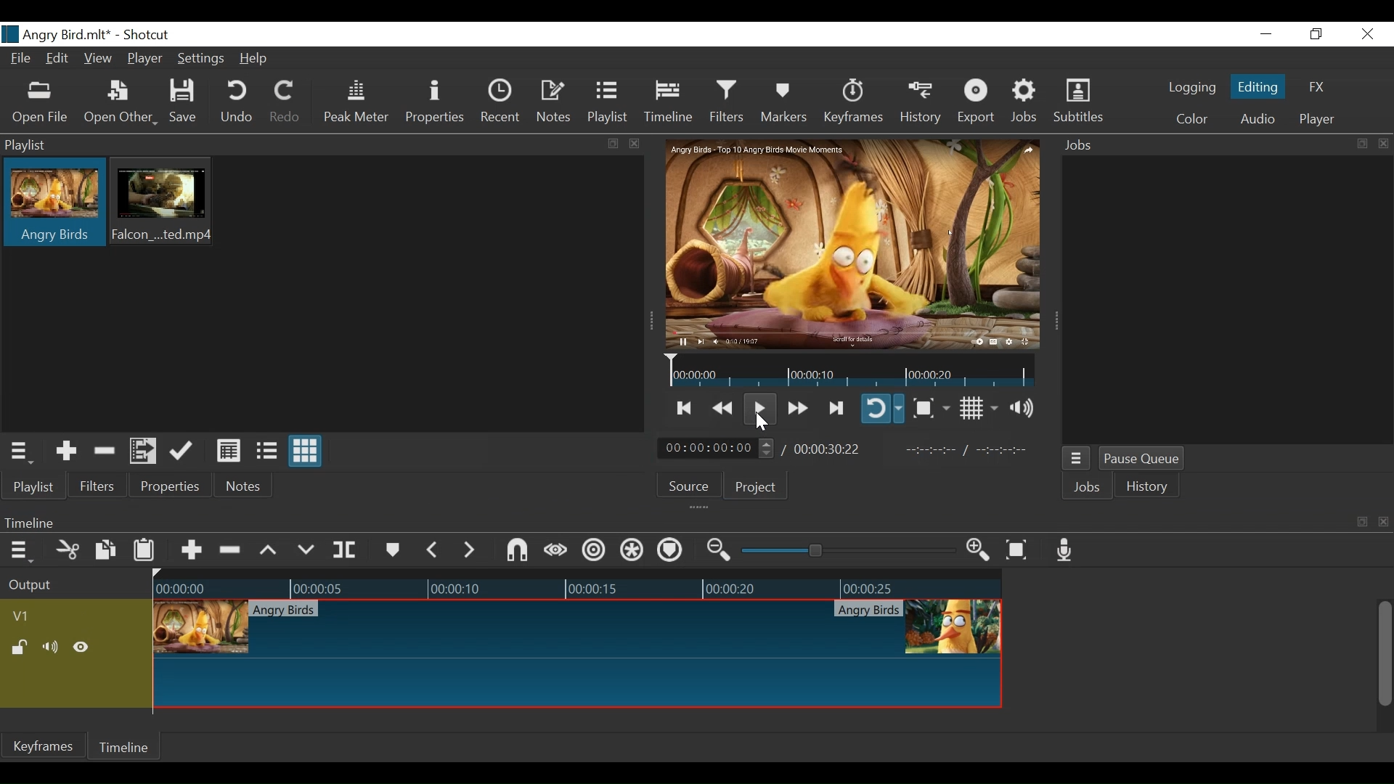 The image size is (1394, 784). What do you see at coordinates (24, 60) in the screenshot?
I see `File` at bounding box center [24, 60].